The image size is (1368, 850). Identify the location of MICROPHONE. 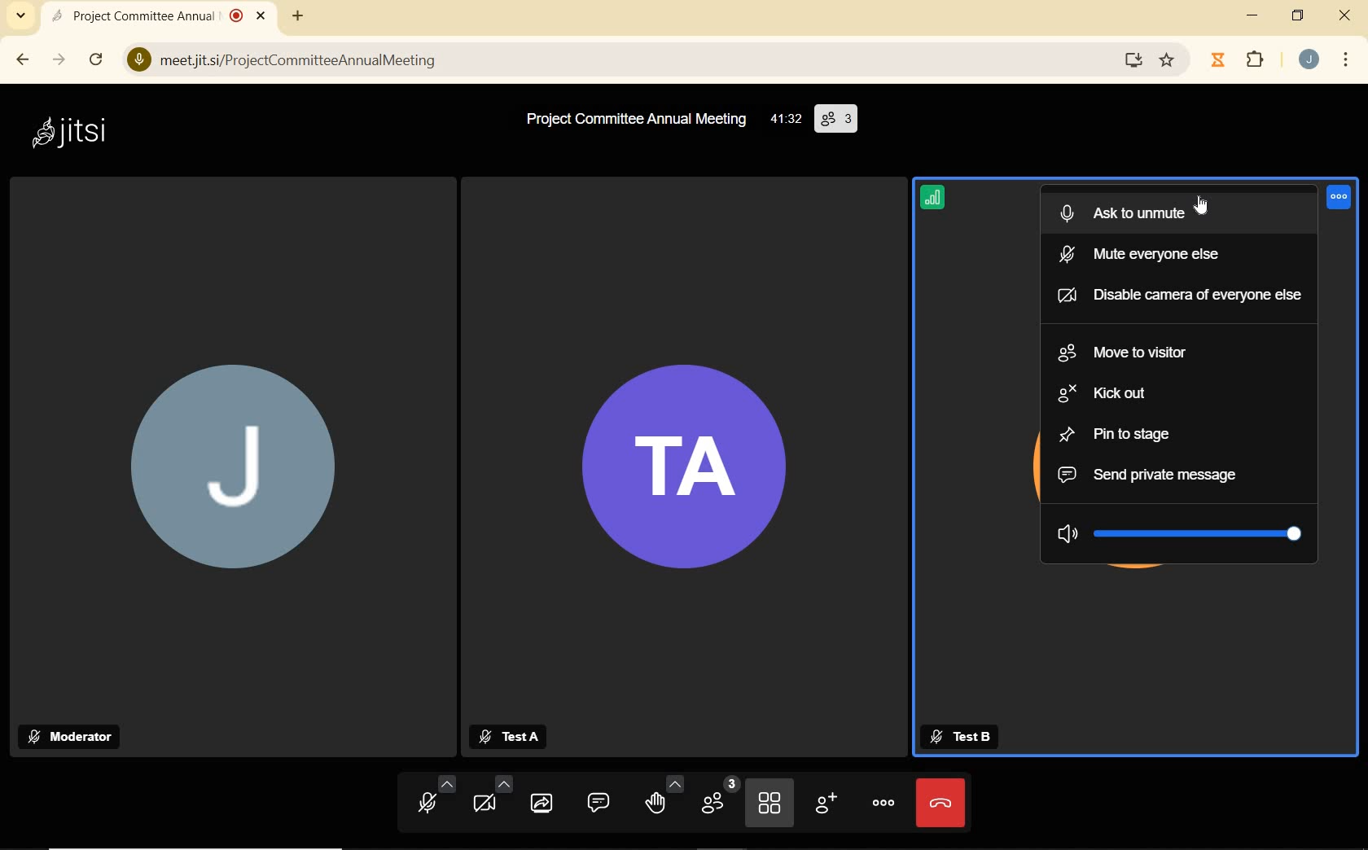
(437, 798).